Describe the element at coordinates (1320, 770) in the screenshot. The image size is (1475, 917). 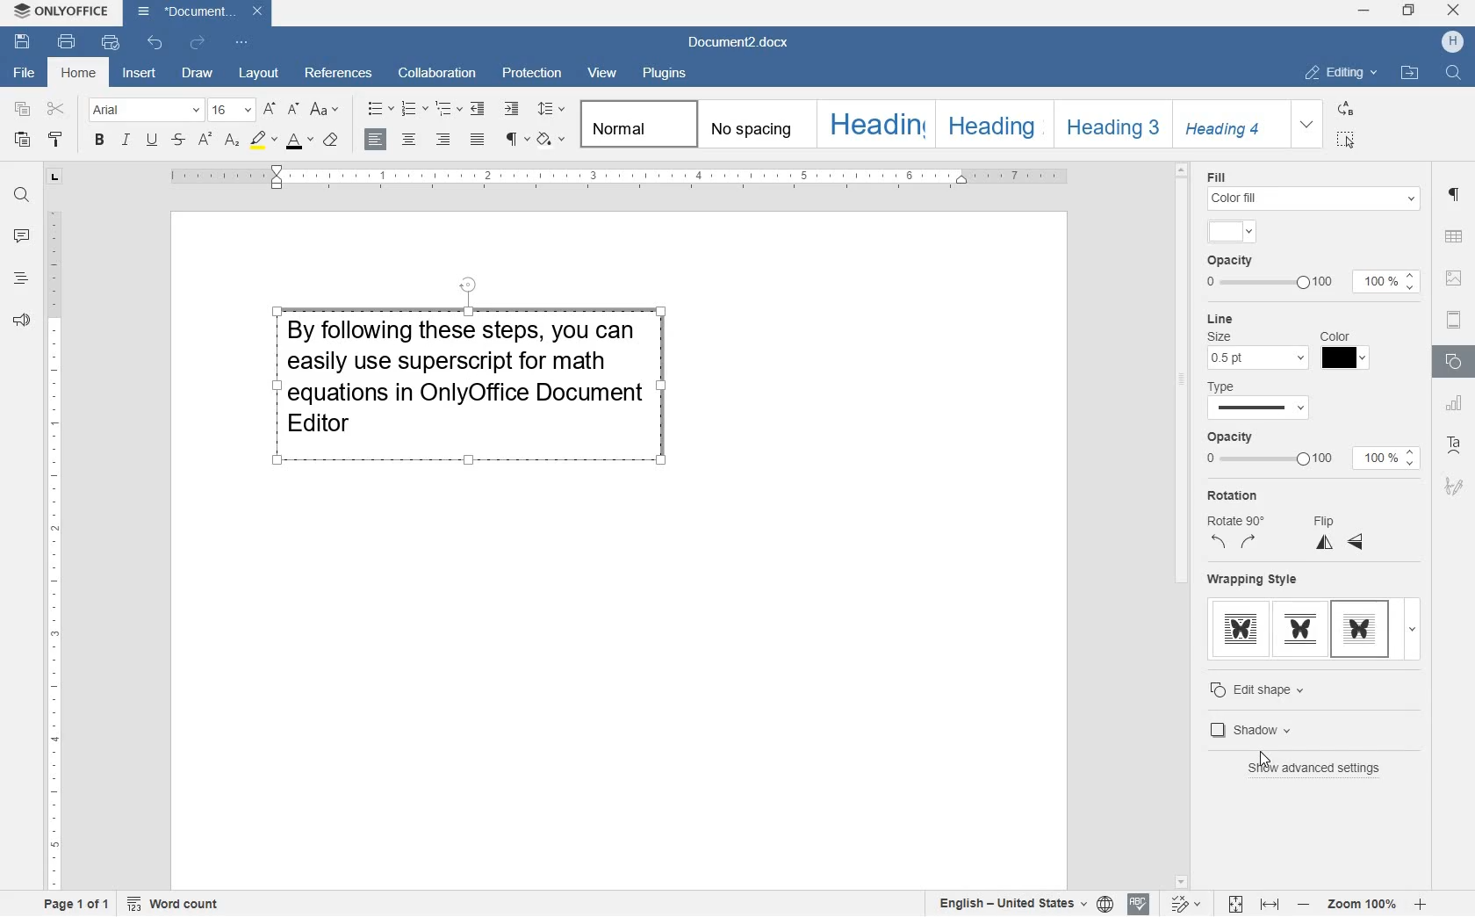
I see `show advanced settings` at that location.